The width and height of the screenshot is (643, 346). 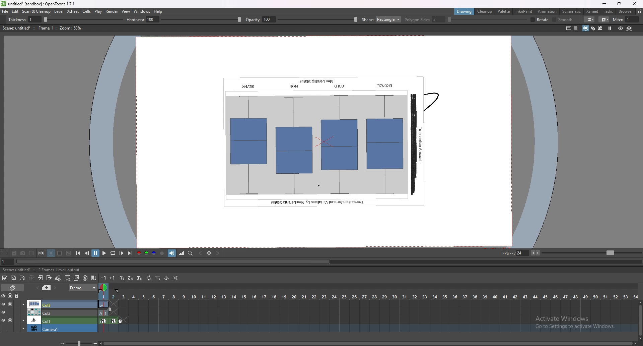 What do you see at coordinates (123, 278) in the screenshot?
I see `reframe on 1s` at bounding box center [123, 278].